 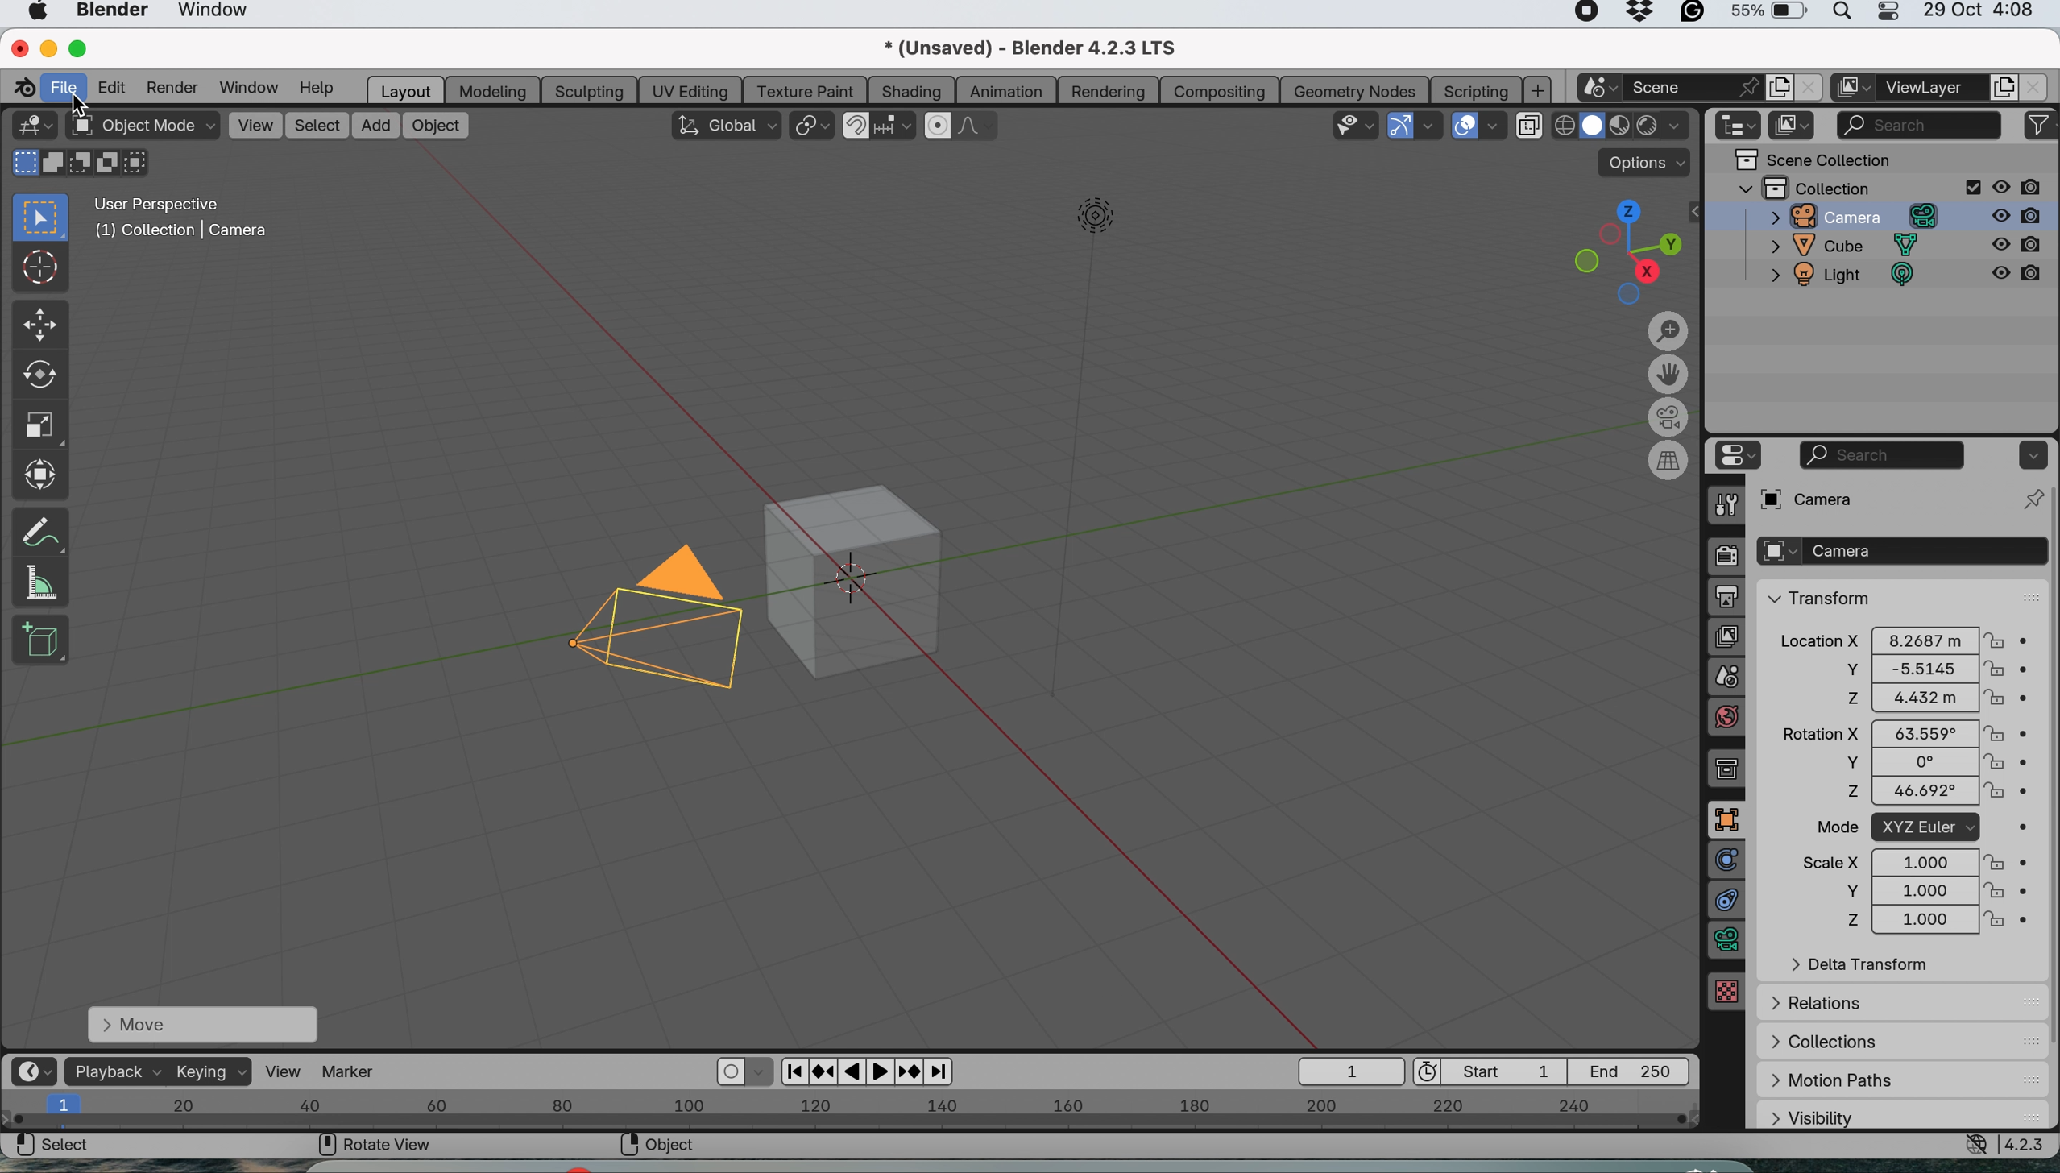 What do you see at coordinates (38, 266) in the screenshot?
I see `cursor` at bounding box center [38, 266].